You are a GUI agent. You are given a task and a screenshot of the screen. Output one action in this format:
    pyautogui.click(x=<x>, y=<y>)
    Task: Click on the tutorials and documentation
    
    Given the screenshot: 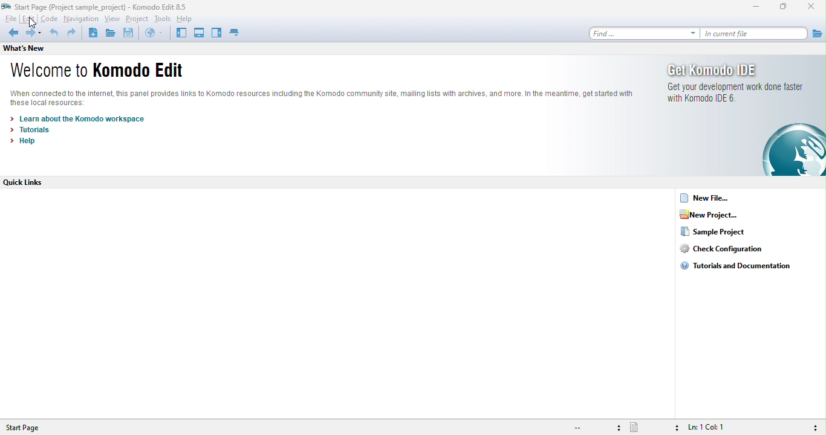 What is the action you would take?
    pyautogui.click(x=743, y=265)
    